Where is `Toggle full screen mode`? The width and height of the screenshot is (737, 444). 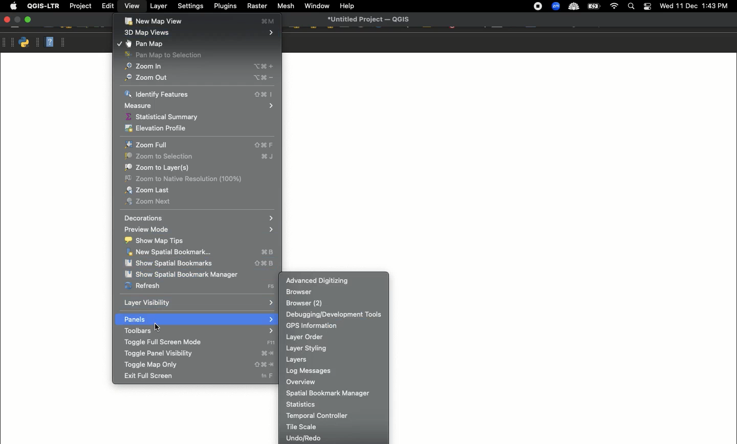 Toggle full screen mode is located at coordinates (200, 342).